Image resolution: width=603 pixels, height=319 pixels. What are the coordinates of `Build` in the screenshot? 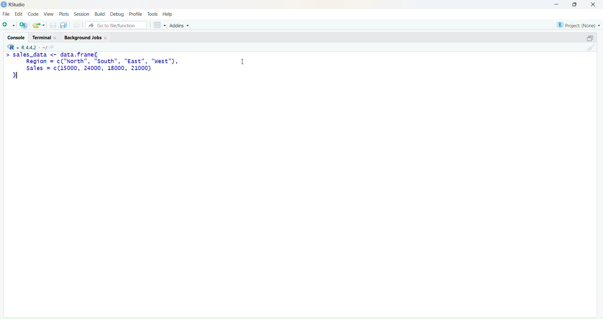 It's located at (99, 14).